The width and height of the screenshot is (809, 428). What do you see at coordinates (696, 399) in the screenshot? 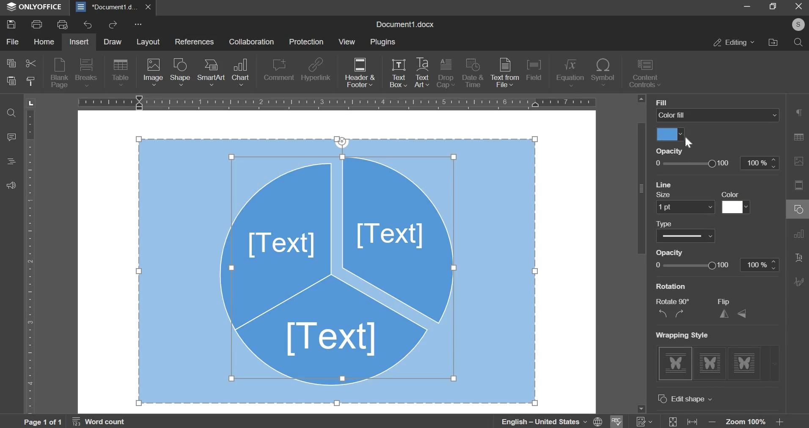
I see `advanced settings` at bounding box center [696, 399].